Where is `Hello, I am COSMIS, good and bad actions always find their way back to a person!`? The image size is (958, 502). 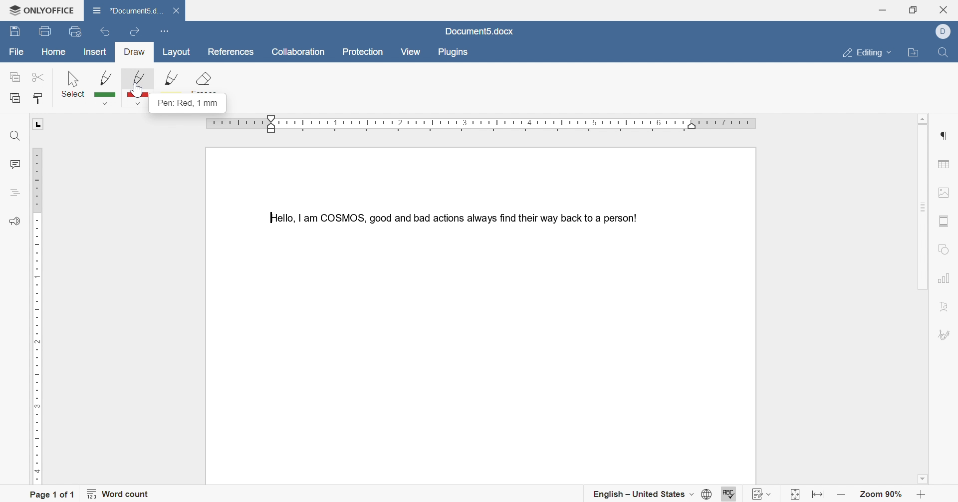 Hello, I am COSMIS, good and bad actions always find their way back to a person! is located at coordinates (451, 216).